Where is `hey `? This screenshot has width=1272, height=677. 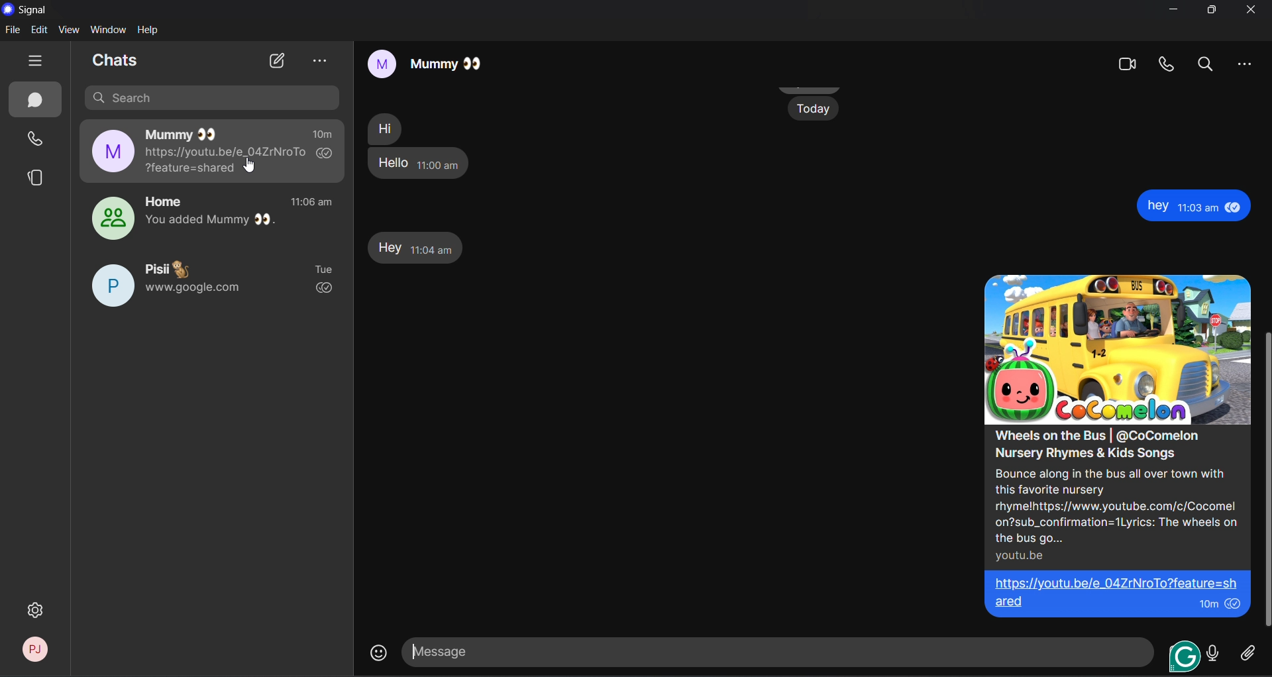
hey  is located at coordinates (1193, 207).